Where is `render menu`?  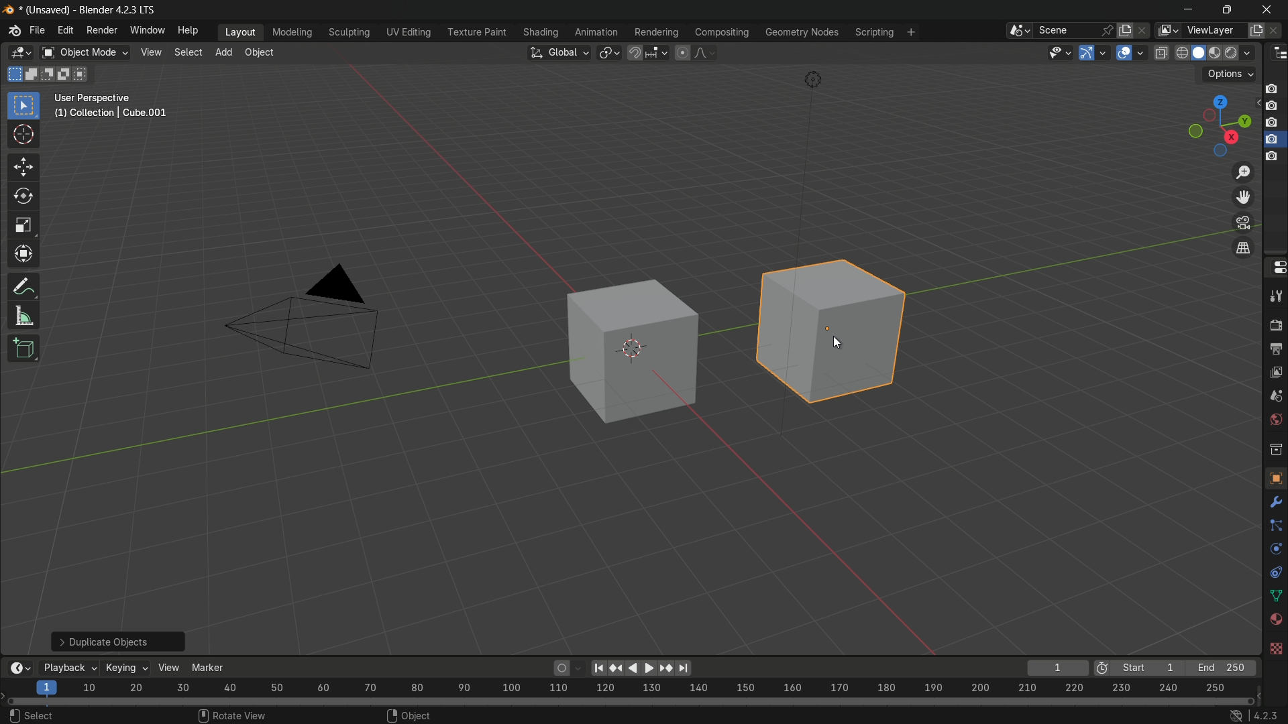 render menu is located at coordinates (103, 29).